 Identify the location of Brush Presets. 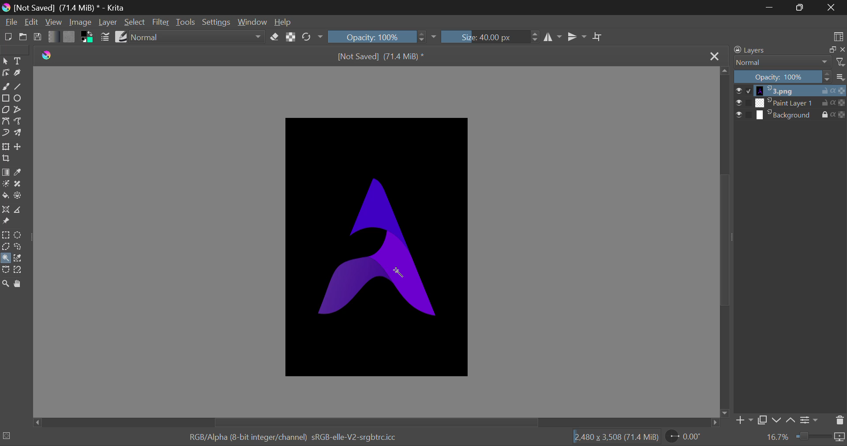
(121, 37).